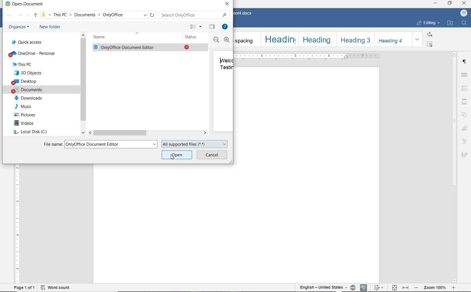 The width and height of the screenshot is (471, 292). I want to click on Heading 3, so click(356, 39).